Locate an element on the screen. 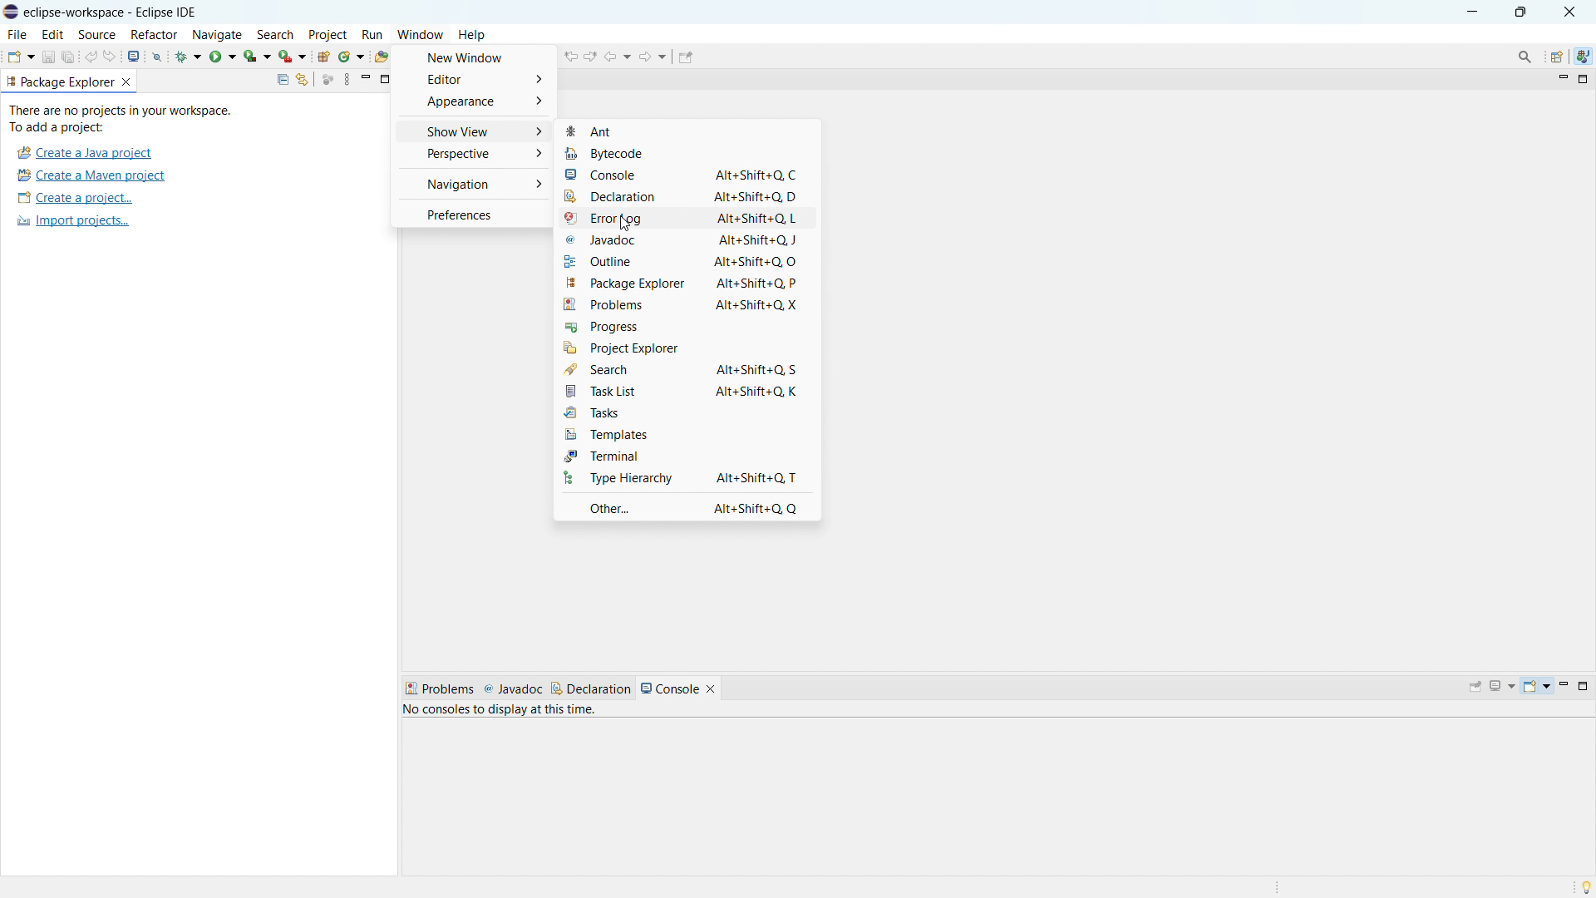  close button is located at coordinates (1574, 12).